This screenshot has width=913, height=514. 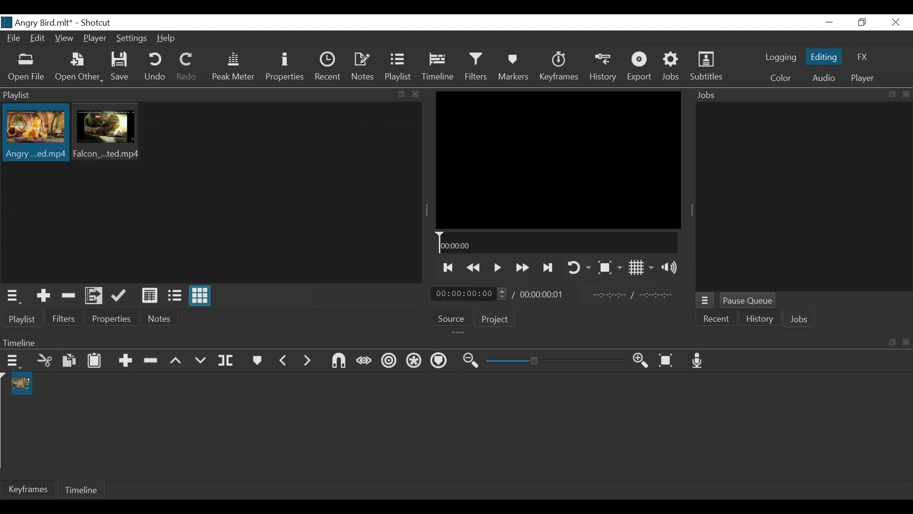 What do you see at coordinates (545, 296) in the screenshot?
I see `Total Duration` at bounding box center [545, 296].